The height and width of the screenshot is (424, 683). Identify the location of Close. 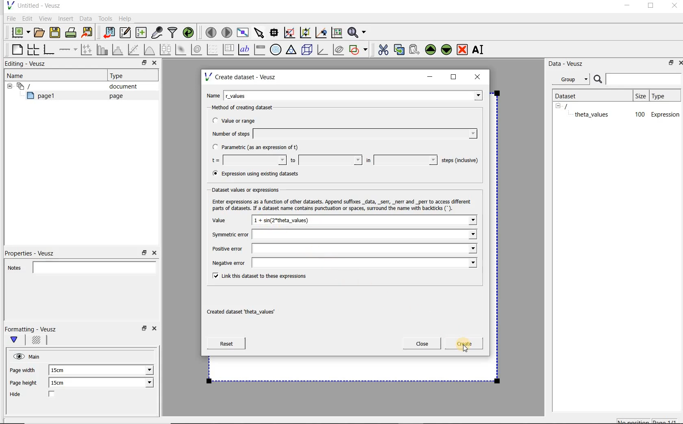
(154, 64).